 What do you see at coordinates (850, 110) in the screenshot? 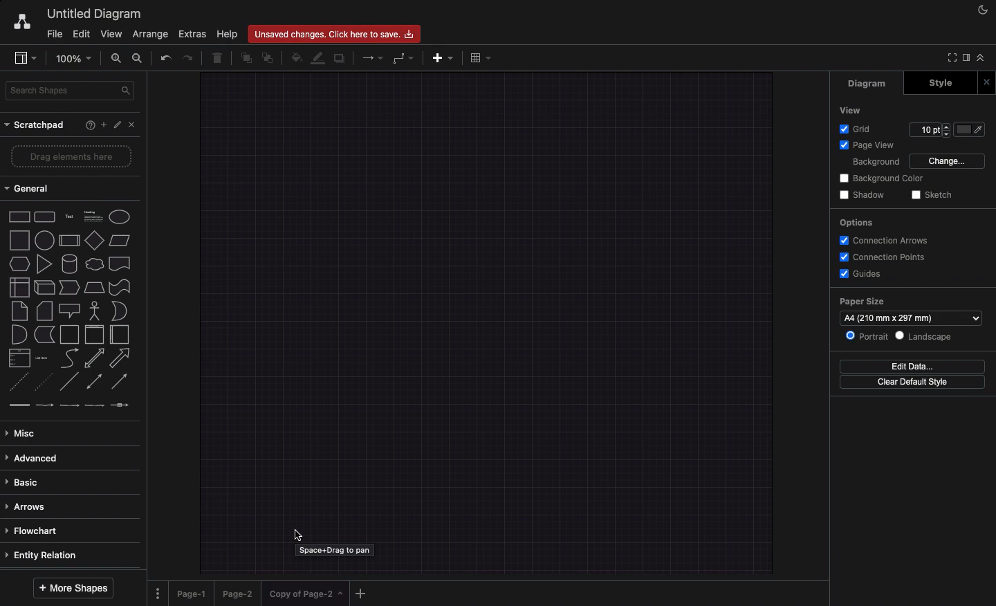
I see `View` at bounding box center [850, 110].